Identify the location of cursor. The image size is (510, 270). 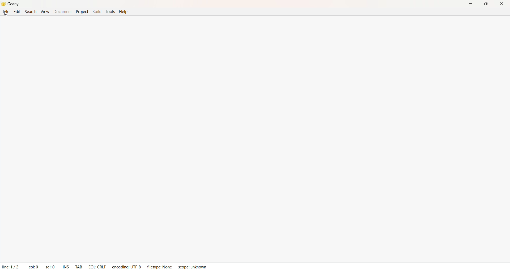
(7, 15).